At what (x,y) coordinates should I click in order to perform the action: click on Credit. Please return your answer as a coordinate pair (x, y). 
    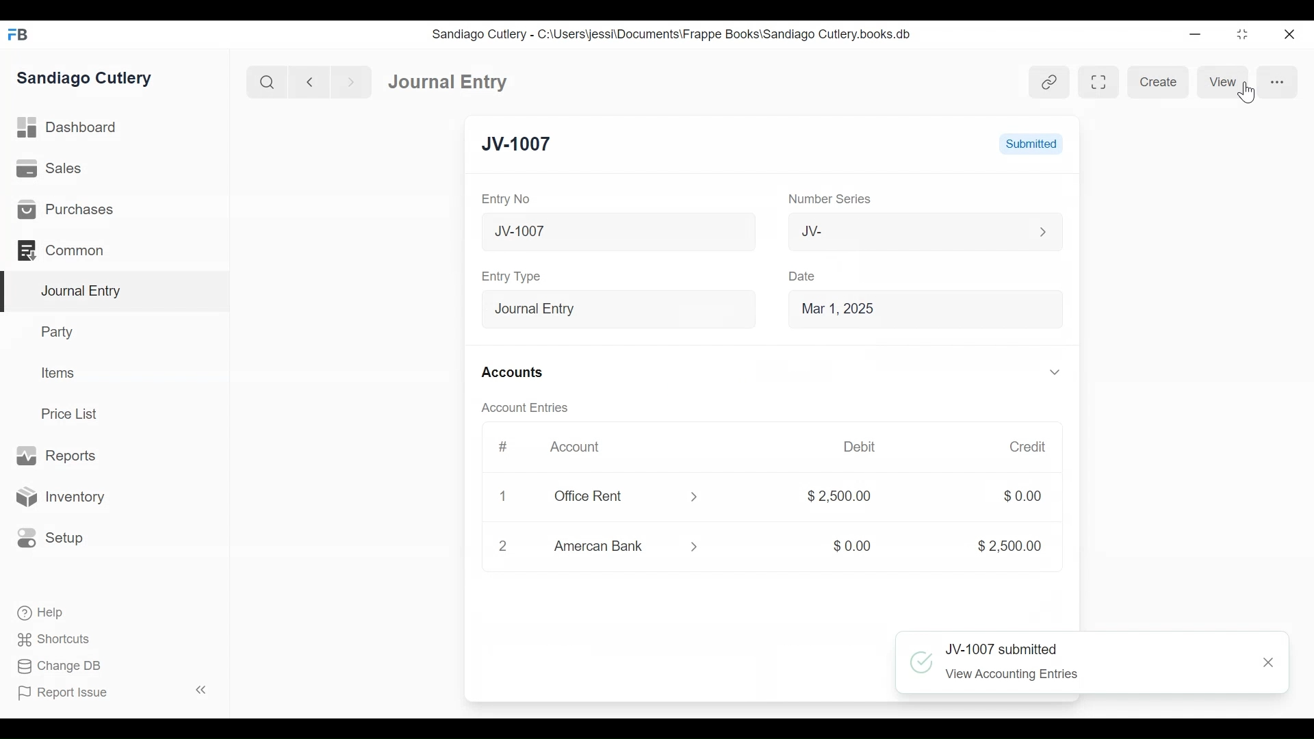
    Looking at the image, I should click on (1018, 447).